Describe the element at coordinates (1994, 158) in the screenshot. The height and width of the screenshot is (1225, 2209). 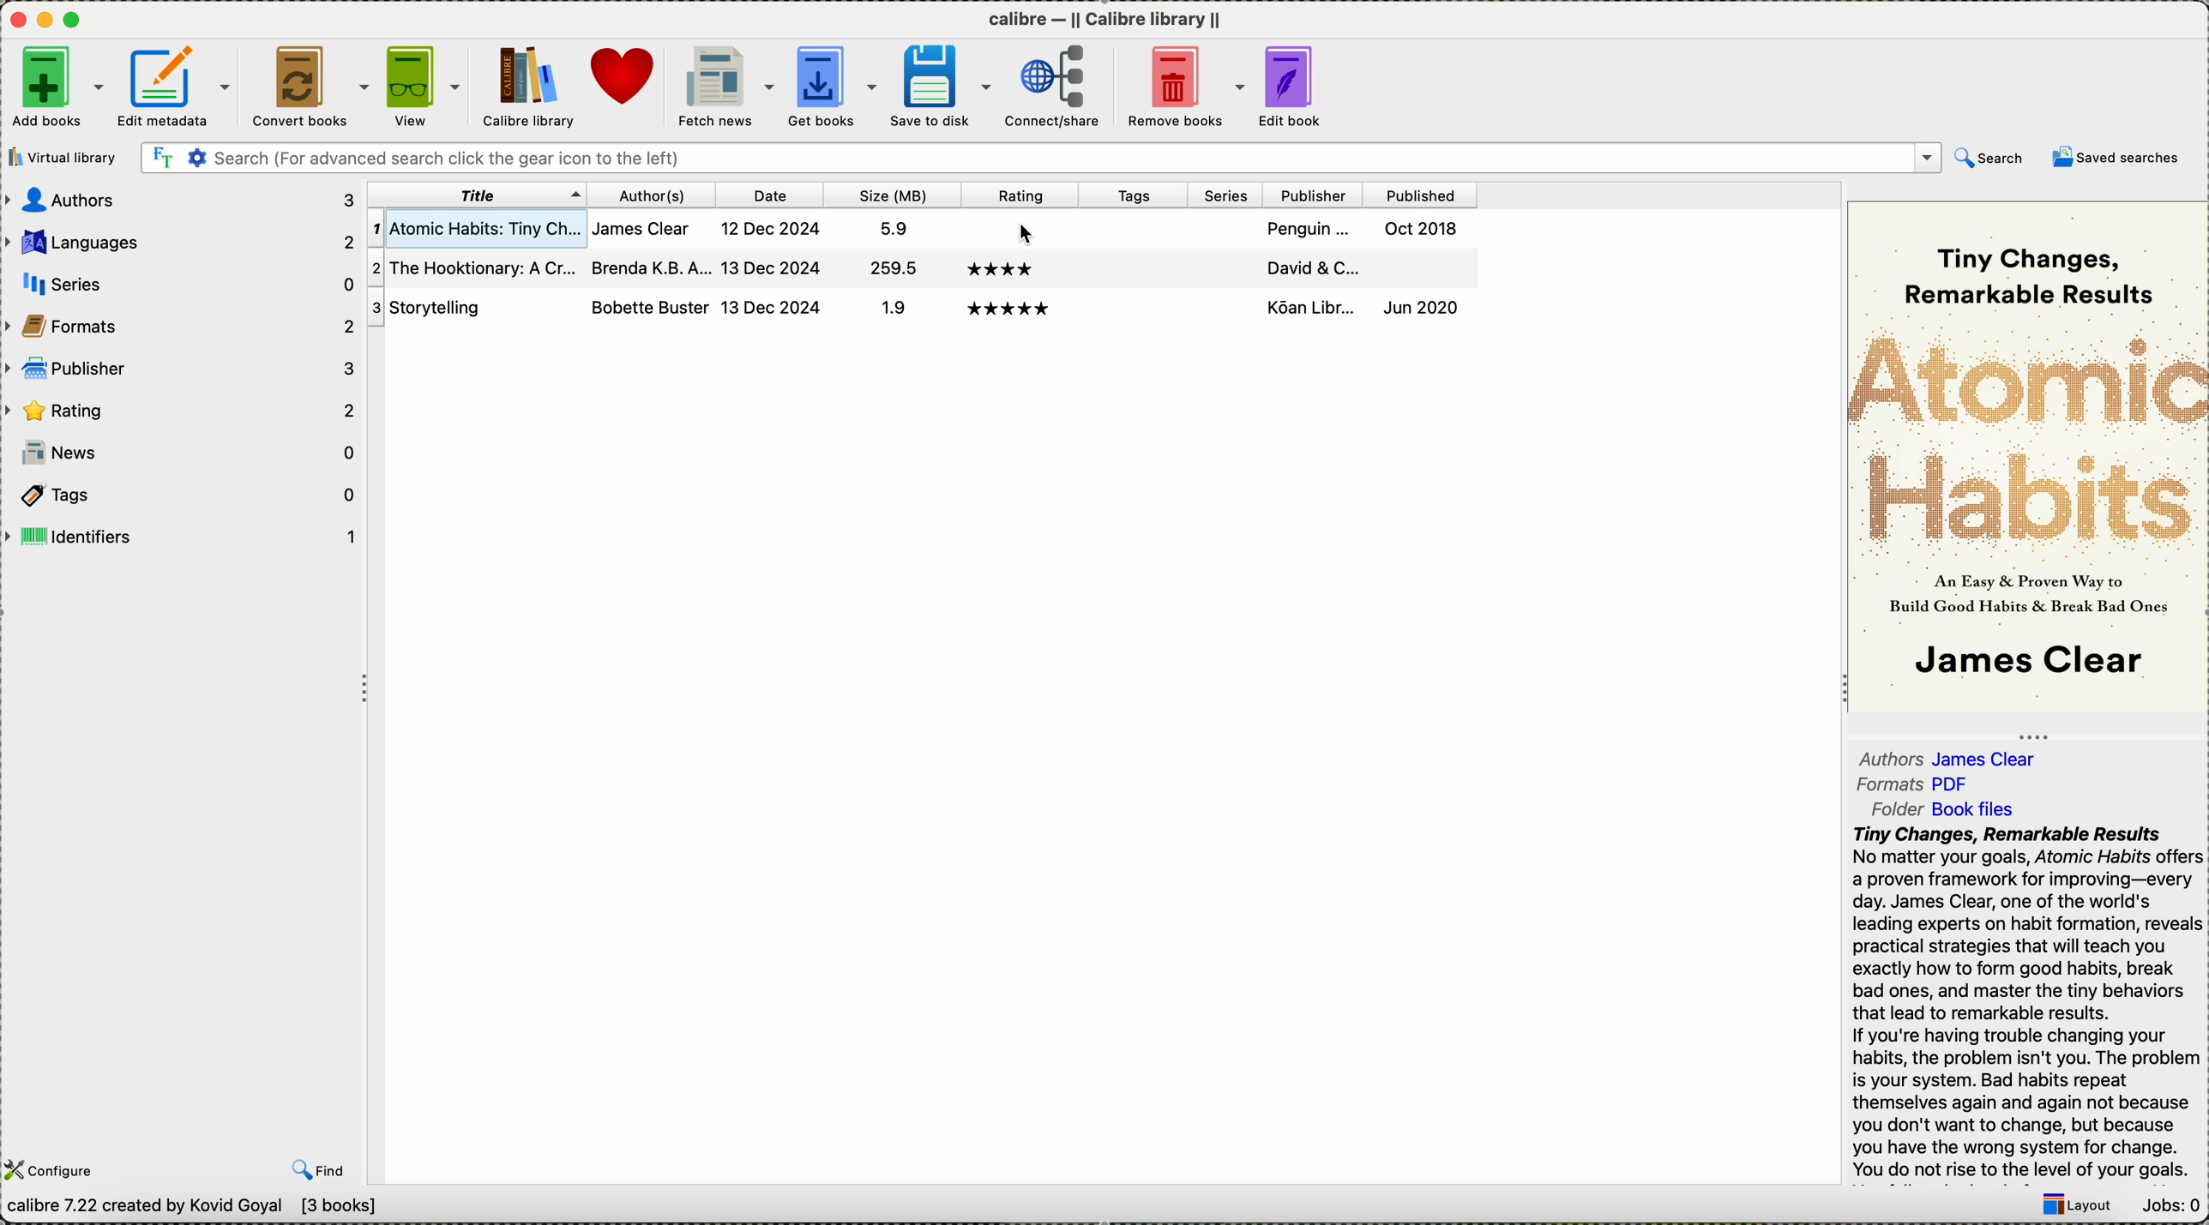
I see `search` at that location.